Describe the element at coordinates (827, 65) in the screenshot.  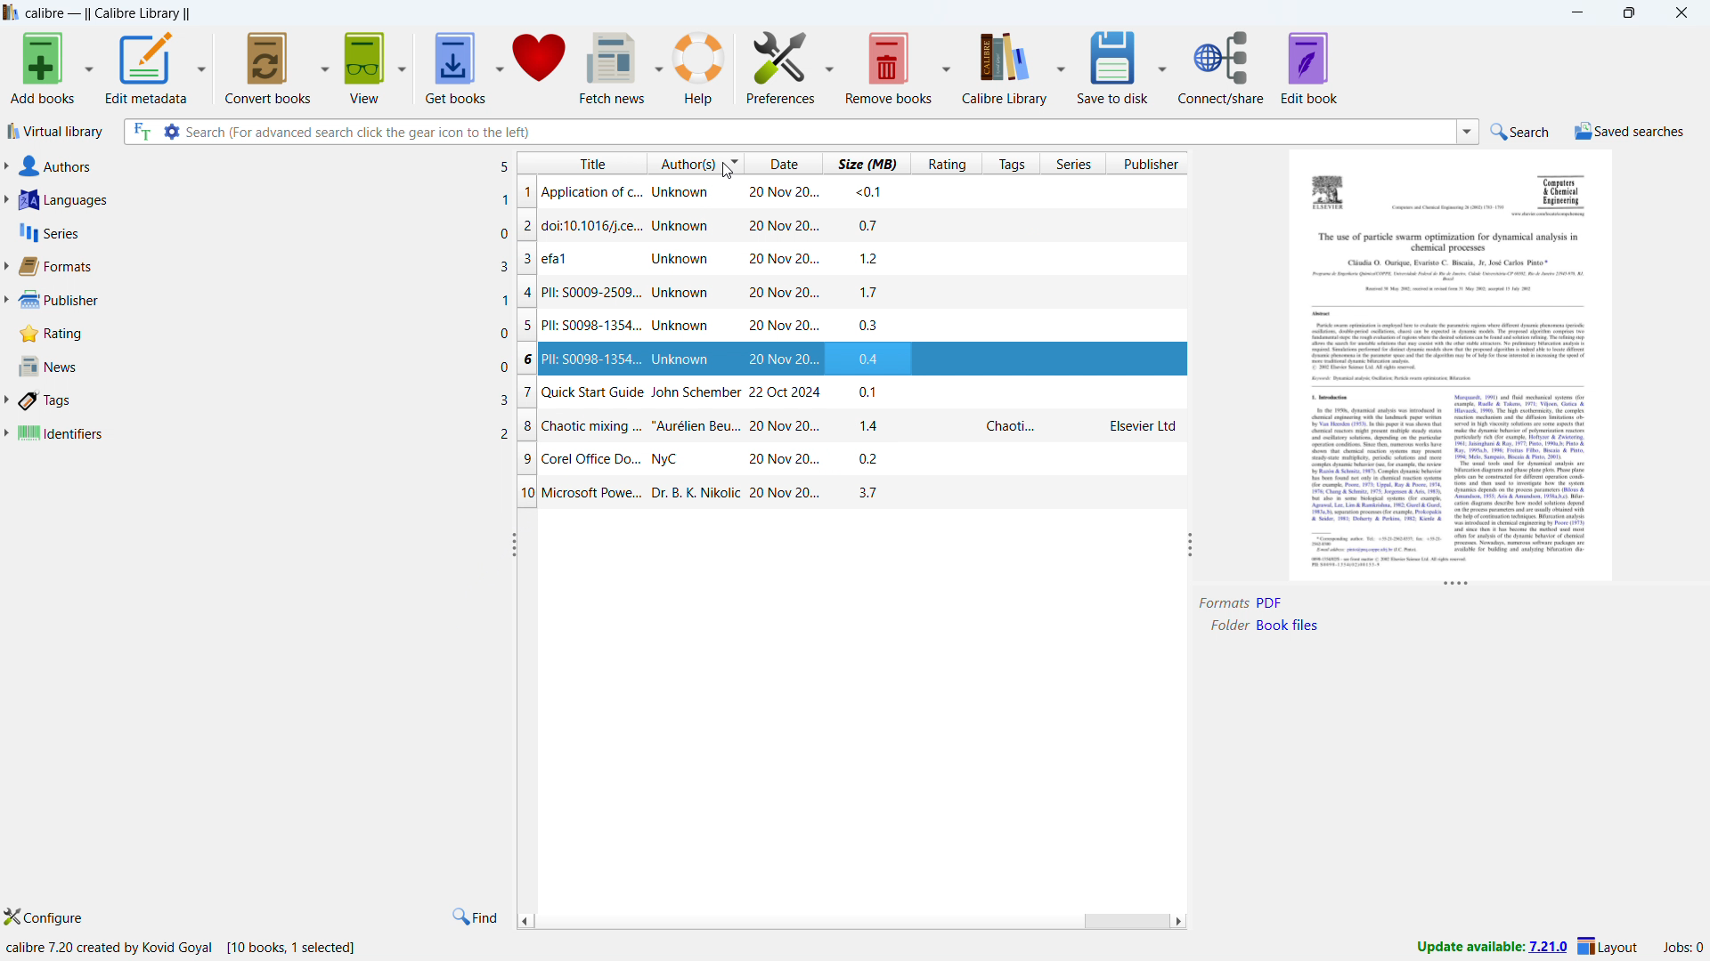
I see `preferences options` at that location.